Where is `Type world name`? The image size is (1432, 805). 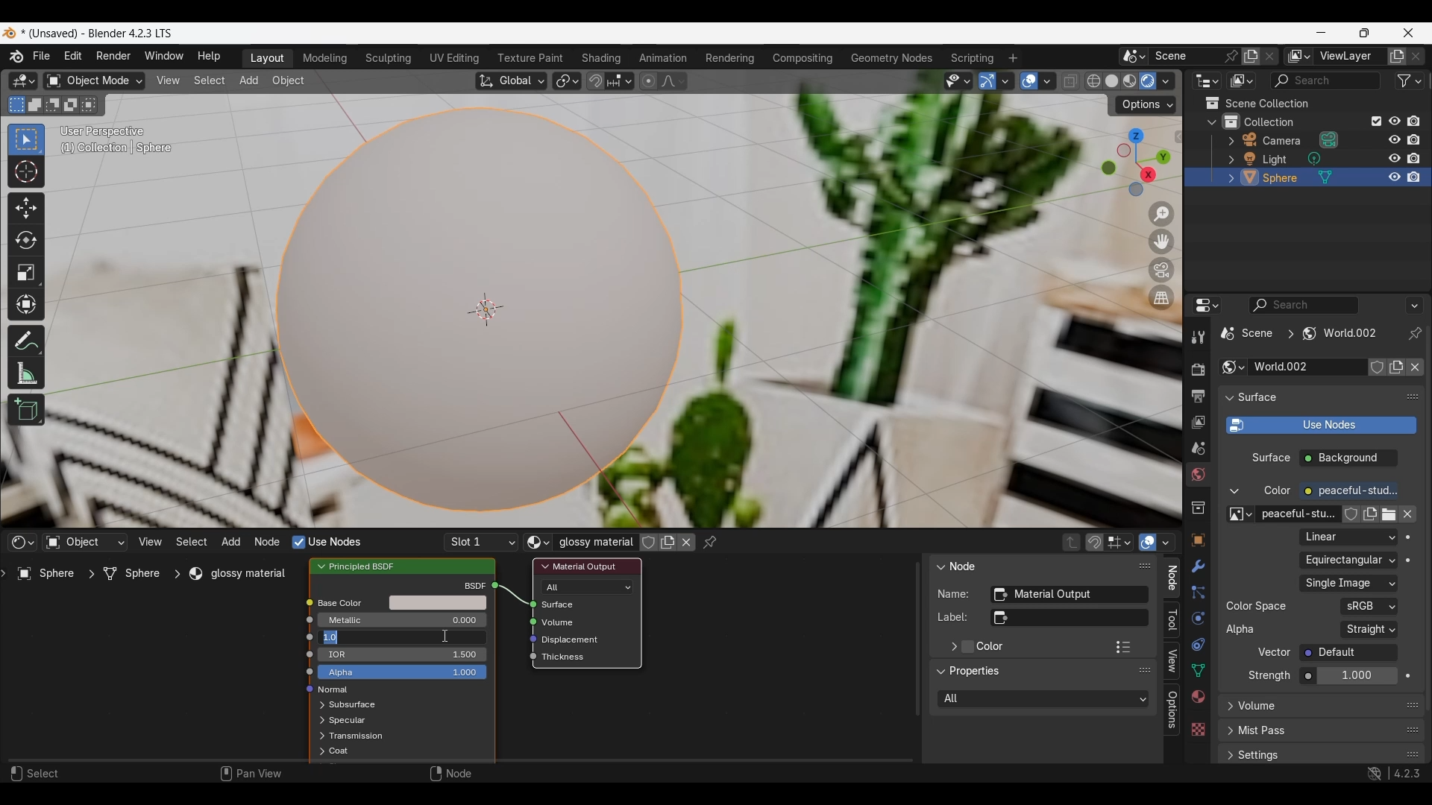 Type world name is located at coordinates (1305, 367).